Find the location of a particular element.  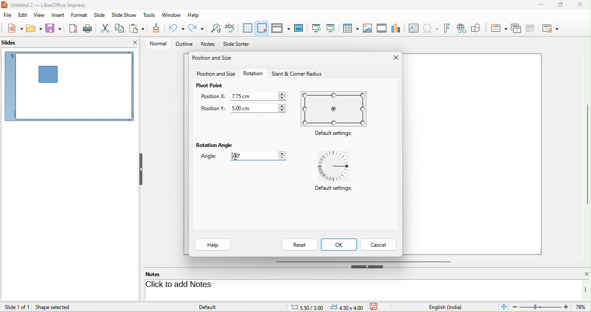

vertical scroll bar is located at coordinates (586, 290).